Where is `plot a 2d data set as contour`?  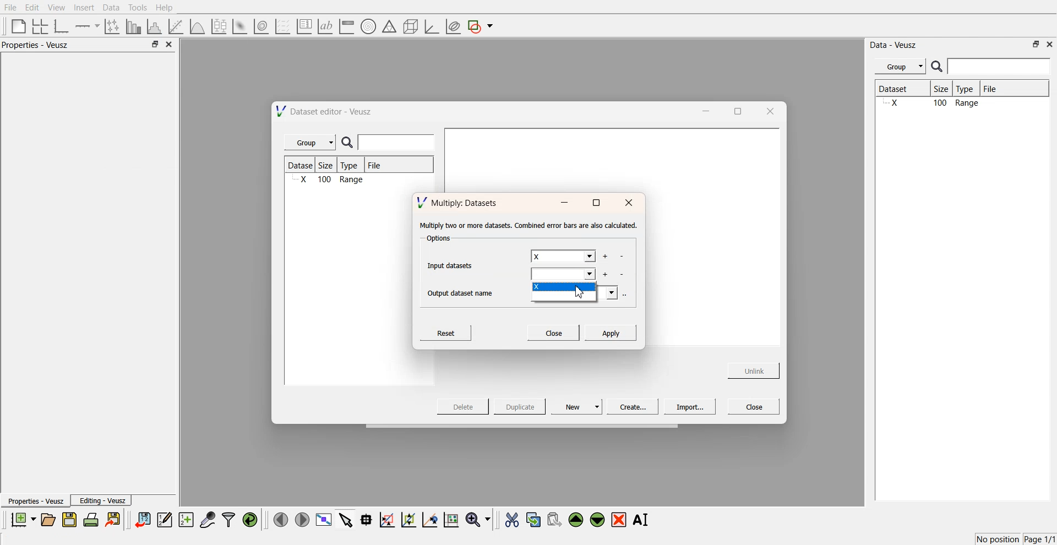
plot a 2d data set as contour is located at coordinates (260, 27).